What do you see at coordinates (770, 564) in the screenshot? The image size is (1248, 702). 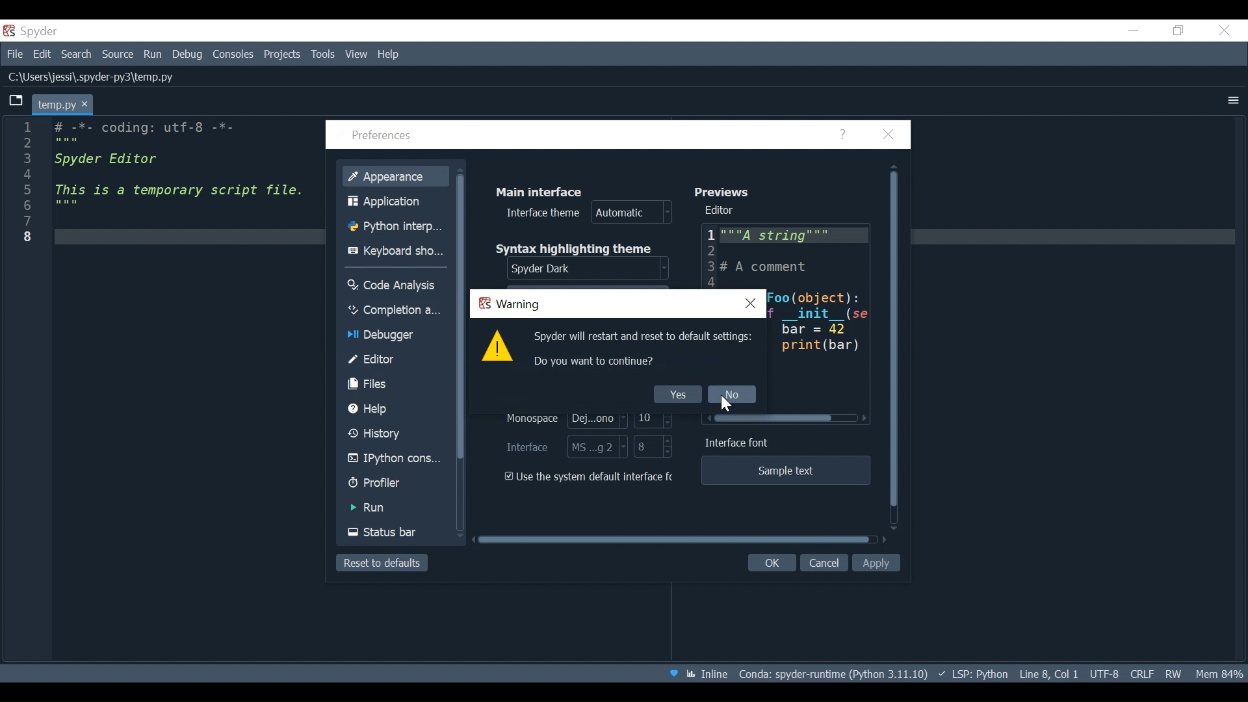 I see `OK` at bounding box center [770, 564].